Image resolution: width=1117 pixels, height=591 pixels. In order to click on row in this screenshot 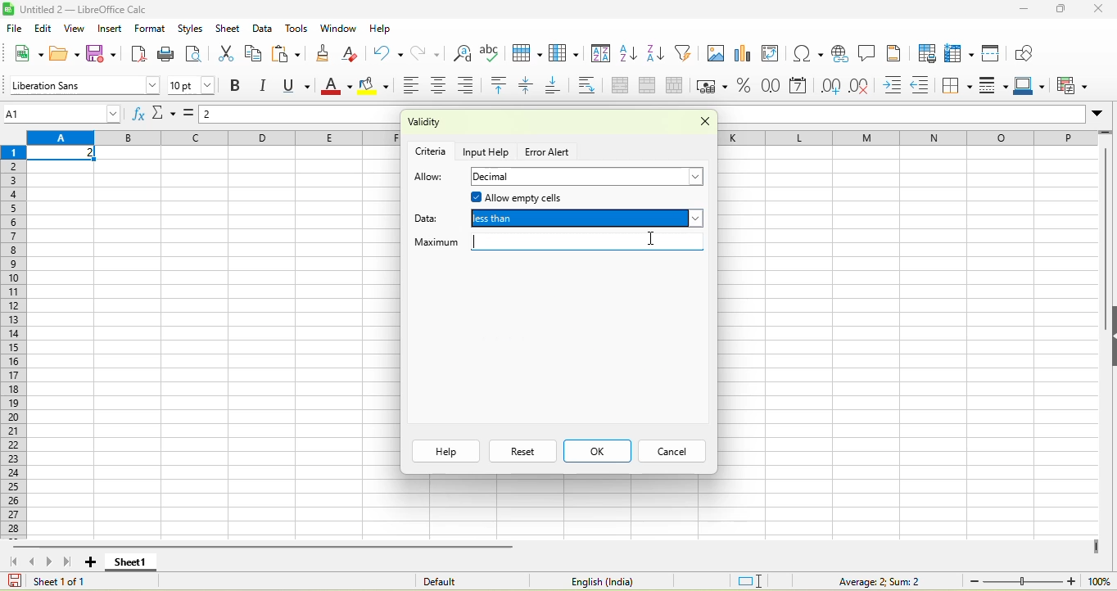, I will do `click(907, 138)`.